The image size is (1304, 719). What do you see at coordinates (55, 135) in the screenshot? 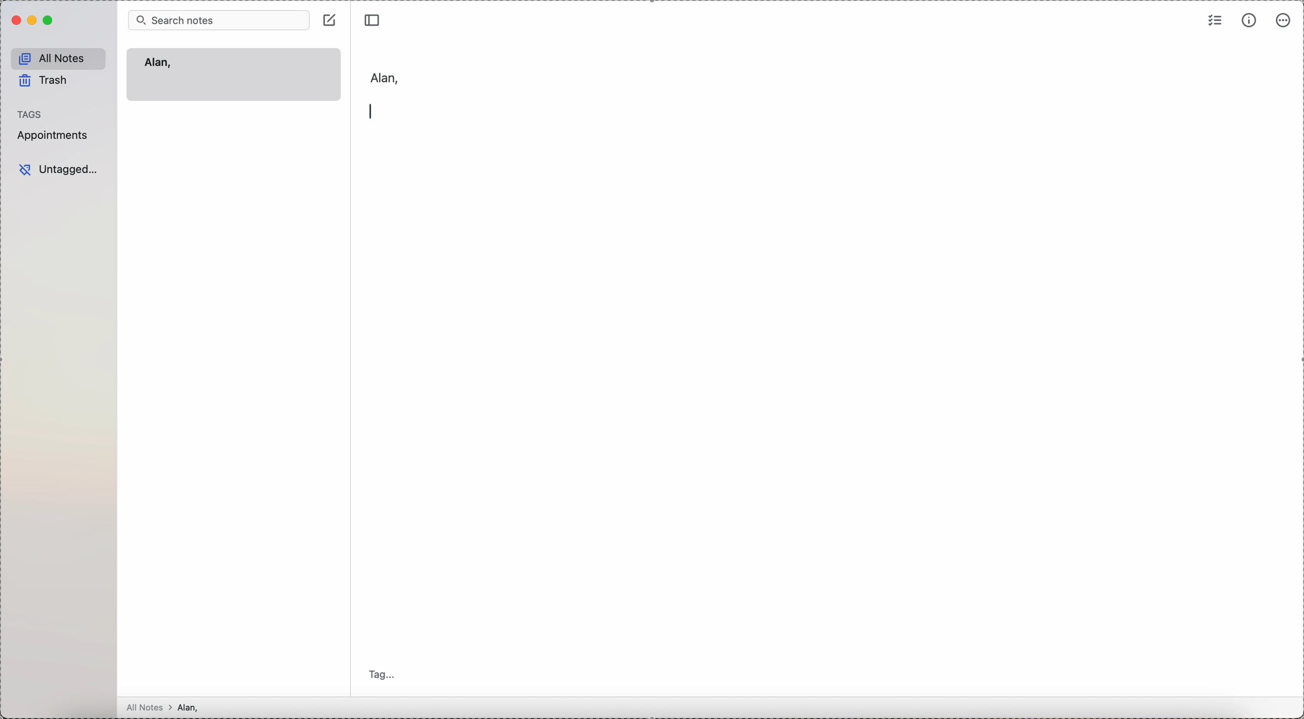
I see `appointments` at bounding box center [55, 135].